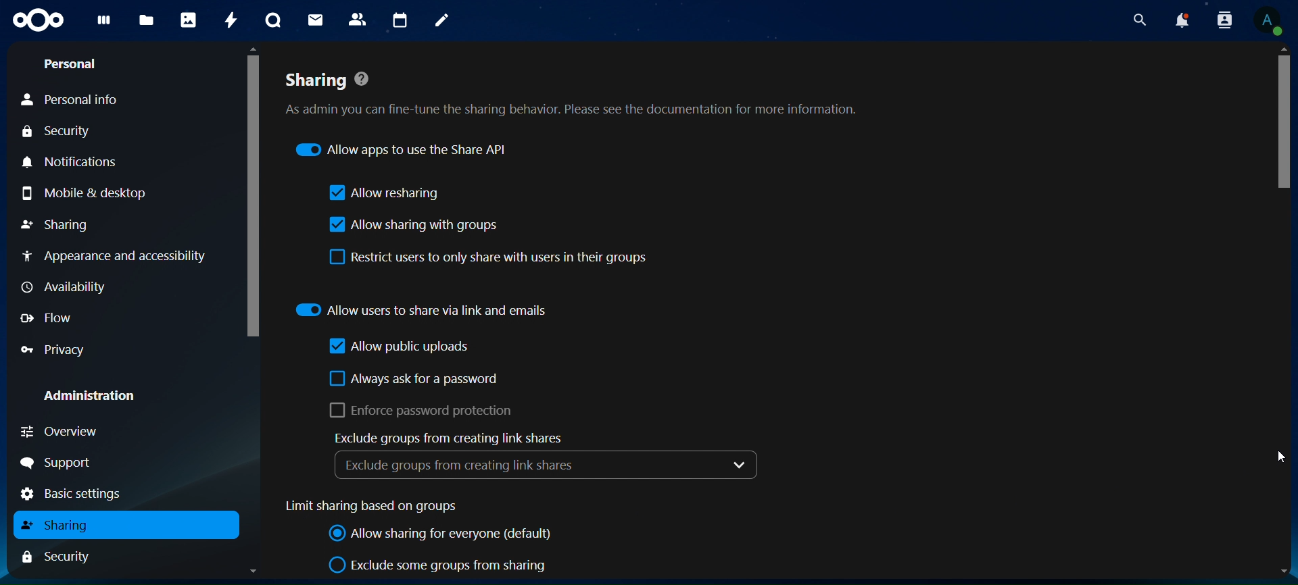 This screenshot has height=585, width=1298. I want to click on exclude groups from creating link shares, so click(544, 464).